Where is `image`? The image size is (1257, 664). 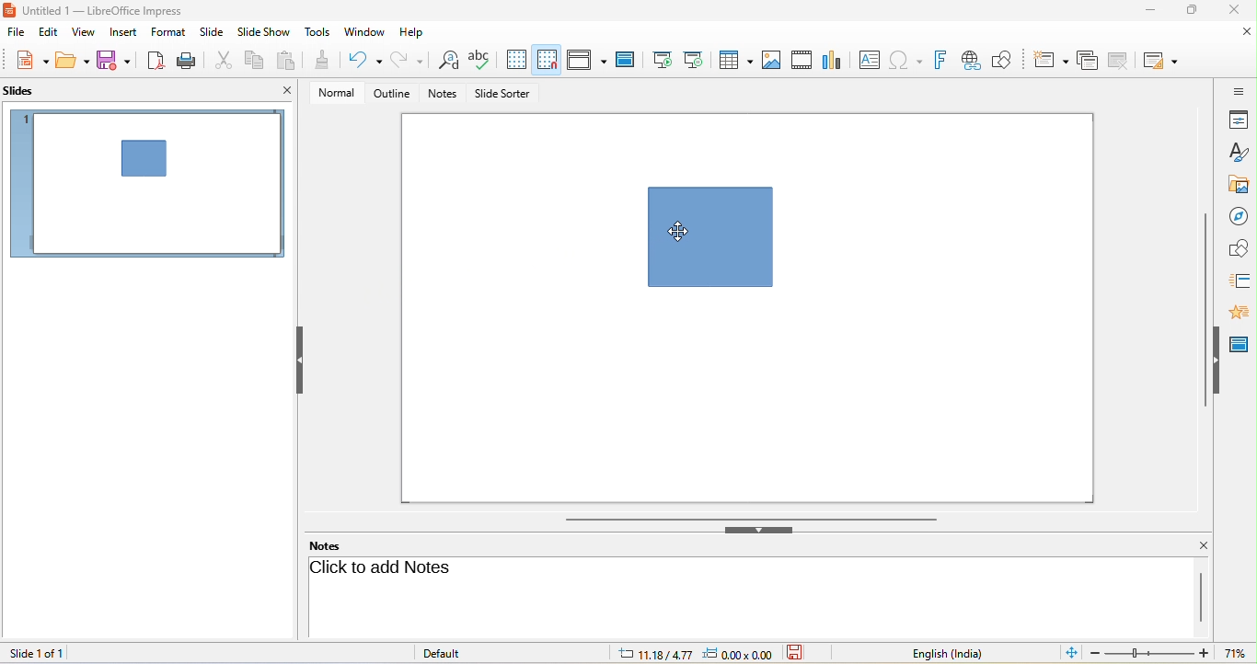 image is located at coordinates (770, 59).